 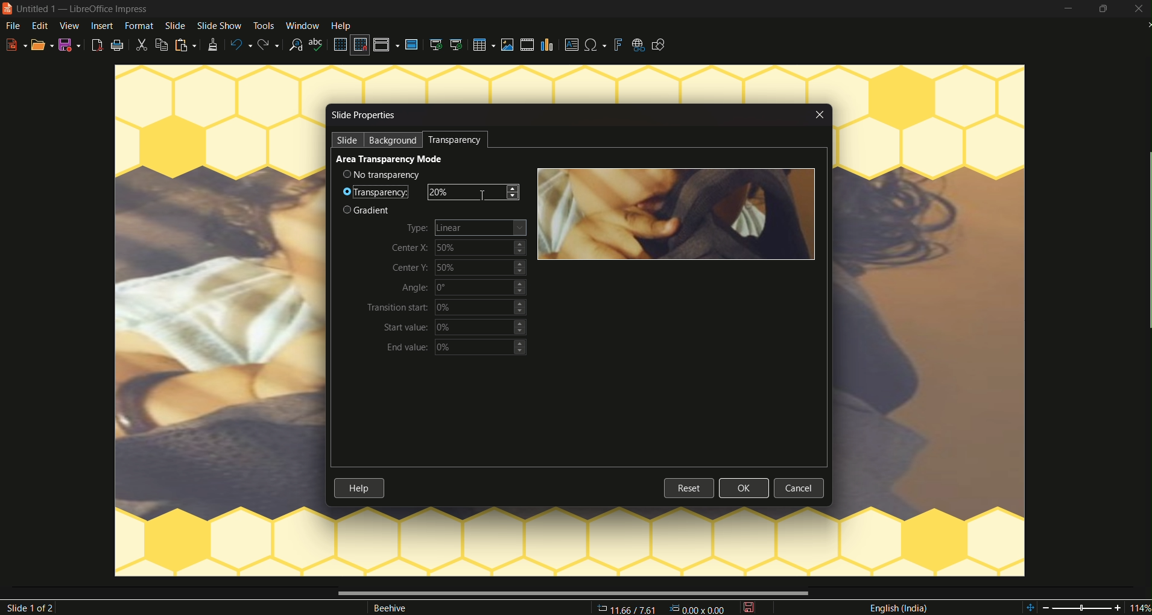 I want to click on new file, so click(x=16, y=45).